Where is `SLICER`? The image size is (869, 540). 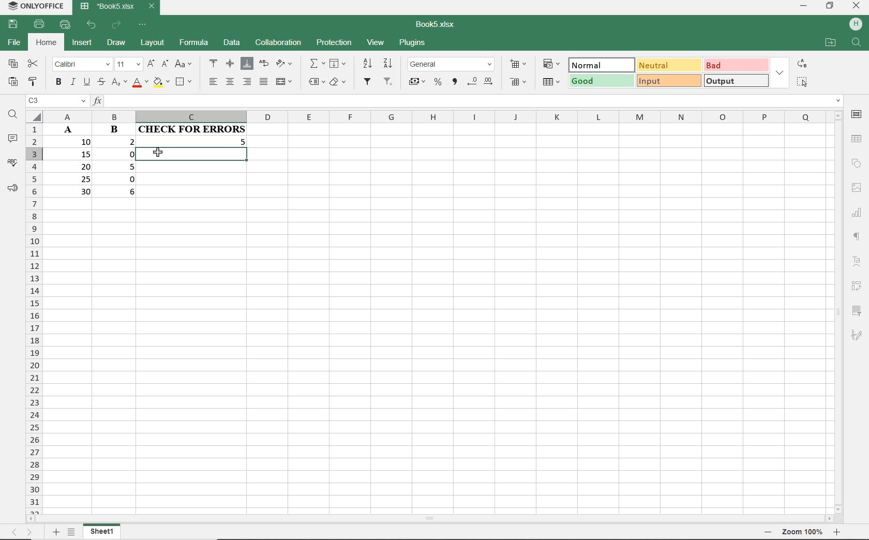
SLICER is located at coordinates (856, 310).